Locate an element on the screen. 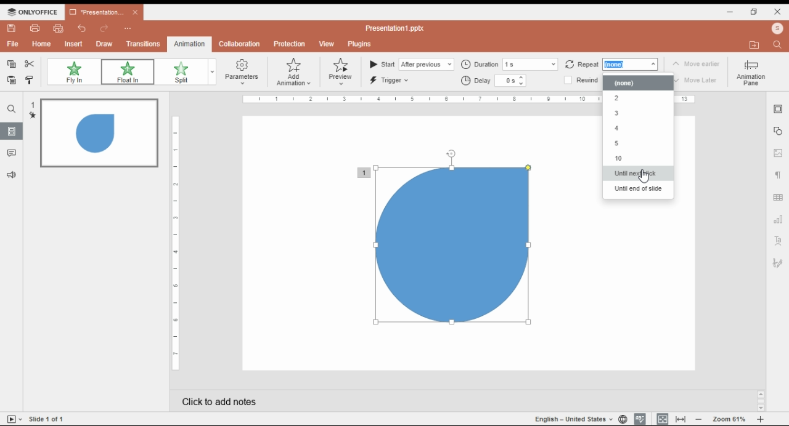 This screenshot has height=426, width=789. preview is located at coordinates (341, 72).